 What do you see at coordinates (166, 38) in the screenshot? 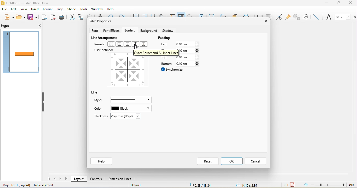
I see `padding` at bounding box center [166, 38].